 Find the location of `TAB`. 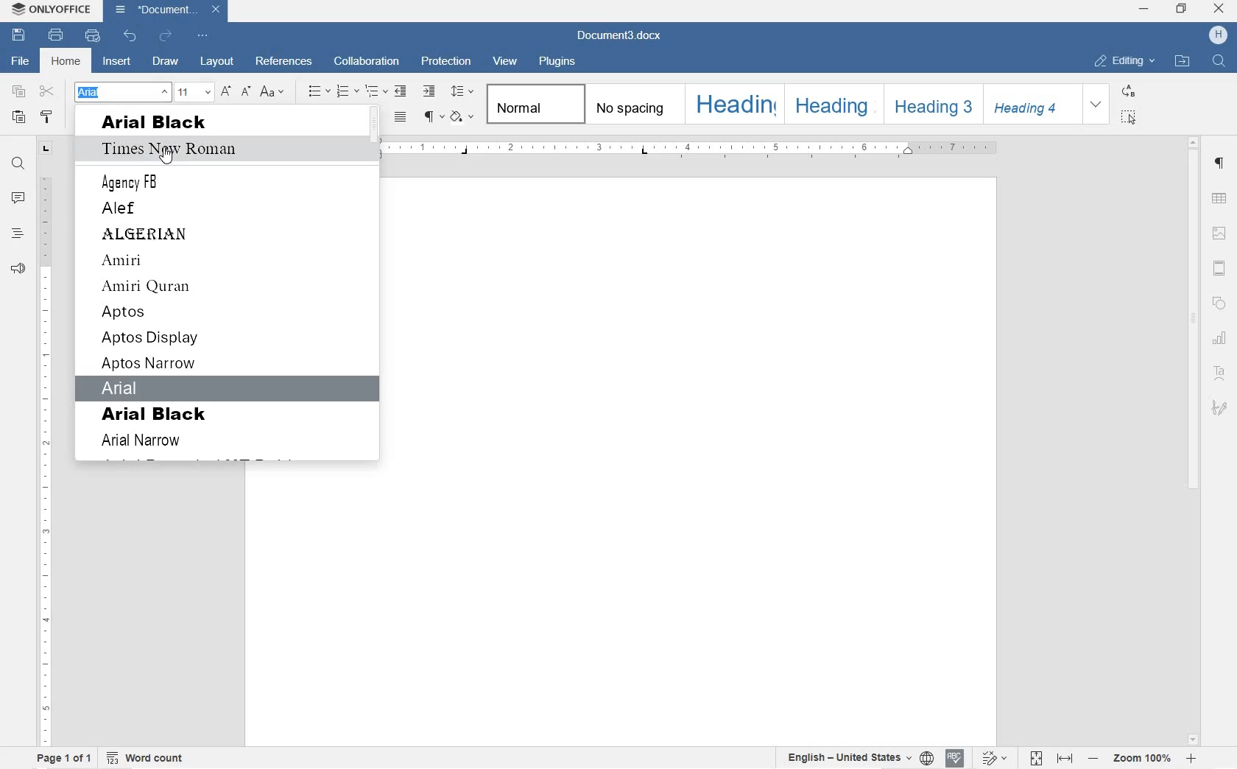

TAB is located at coordinates (46, 148).